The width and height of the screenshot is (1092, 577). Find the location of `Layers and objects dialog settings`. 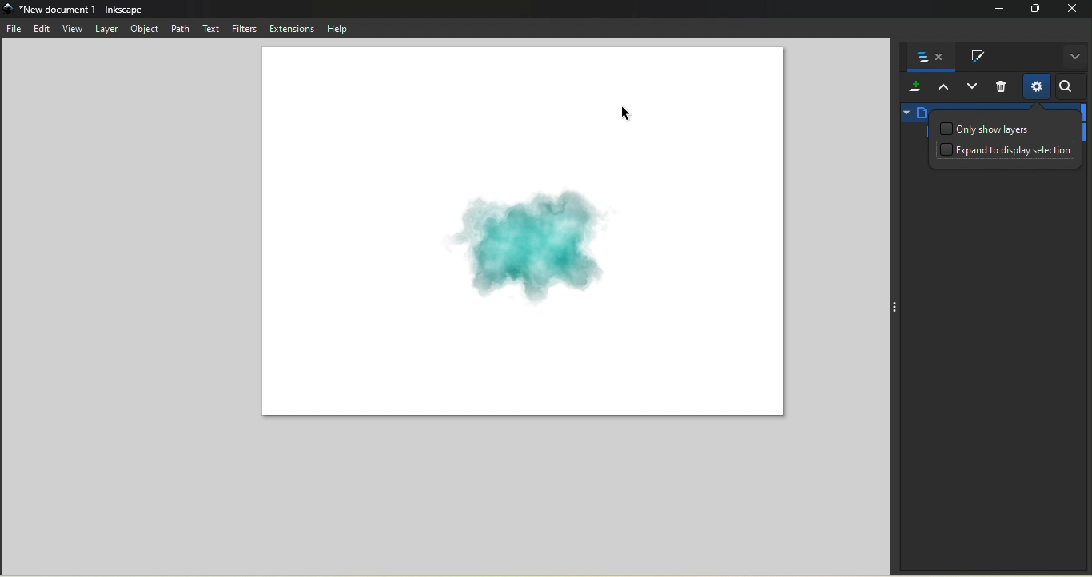

Layers and objects dialog settings is located at coordinates (1036, 86).